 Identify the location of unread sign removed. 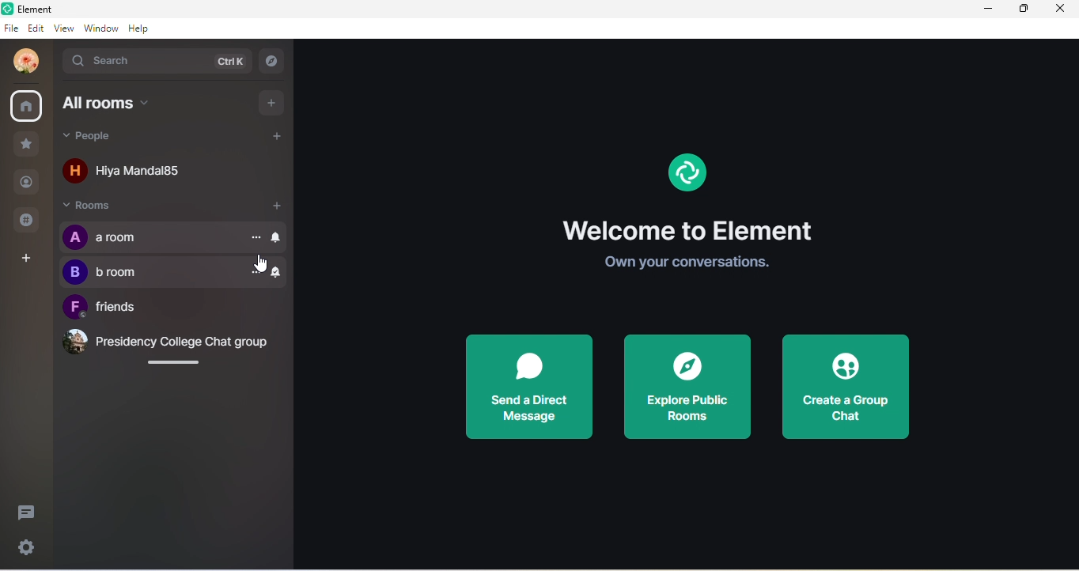
(151, 304).